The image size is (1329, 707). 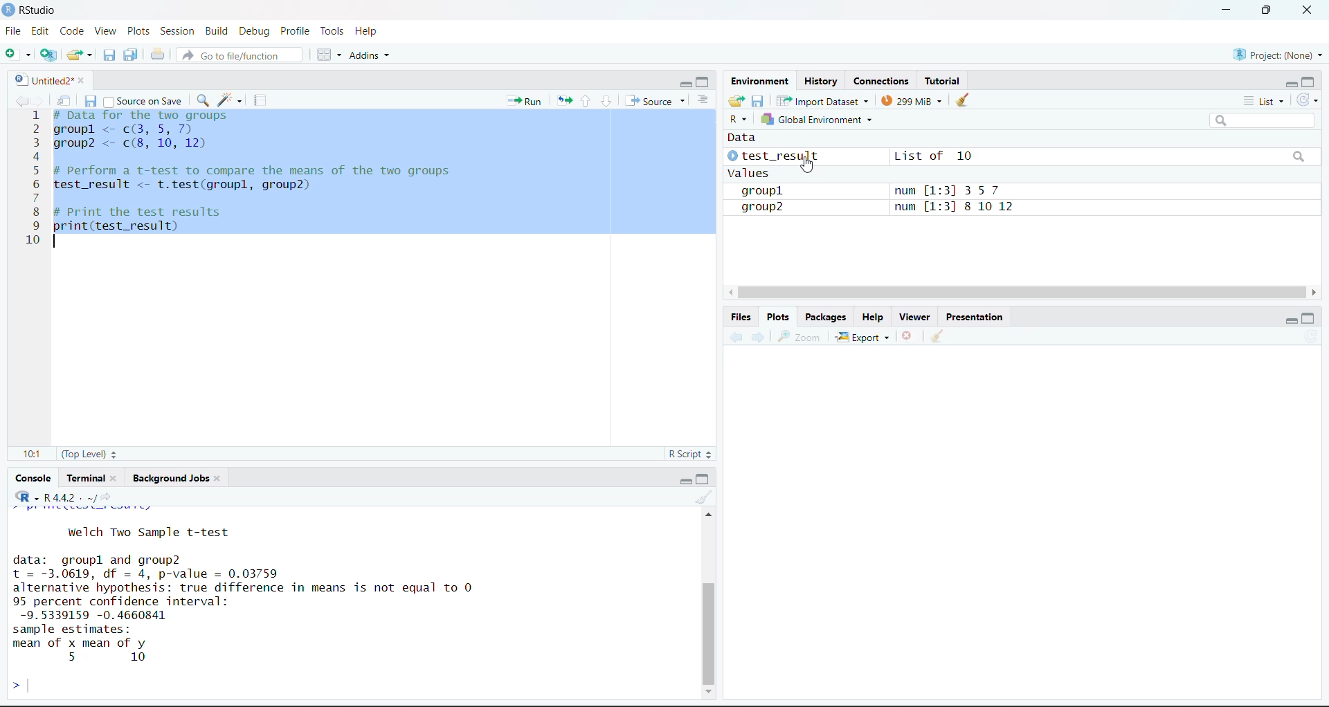 What do you see at coordinates (143, 102) in the screenshot?
I see `source on save` at bounding box center [143, 102].